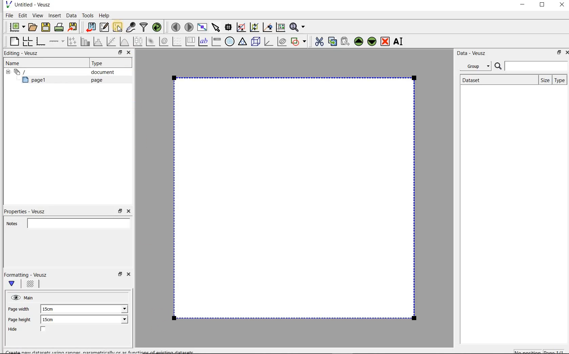 This screenshot has height=354, width=569. What do you see at coordinates (158, 27) in the screenshot?
I see `reload linked datasets` at bounding box center [158, 27].